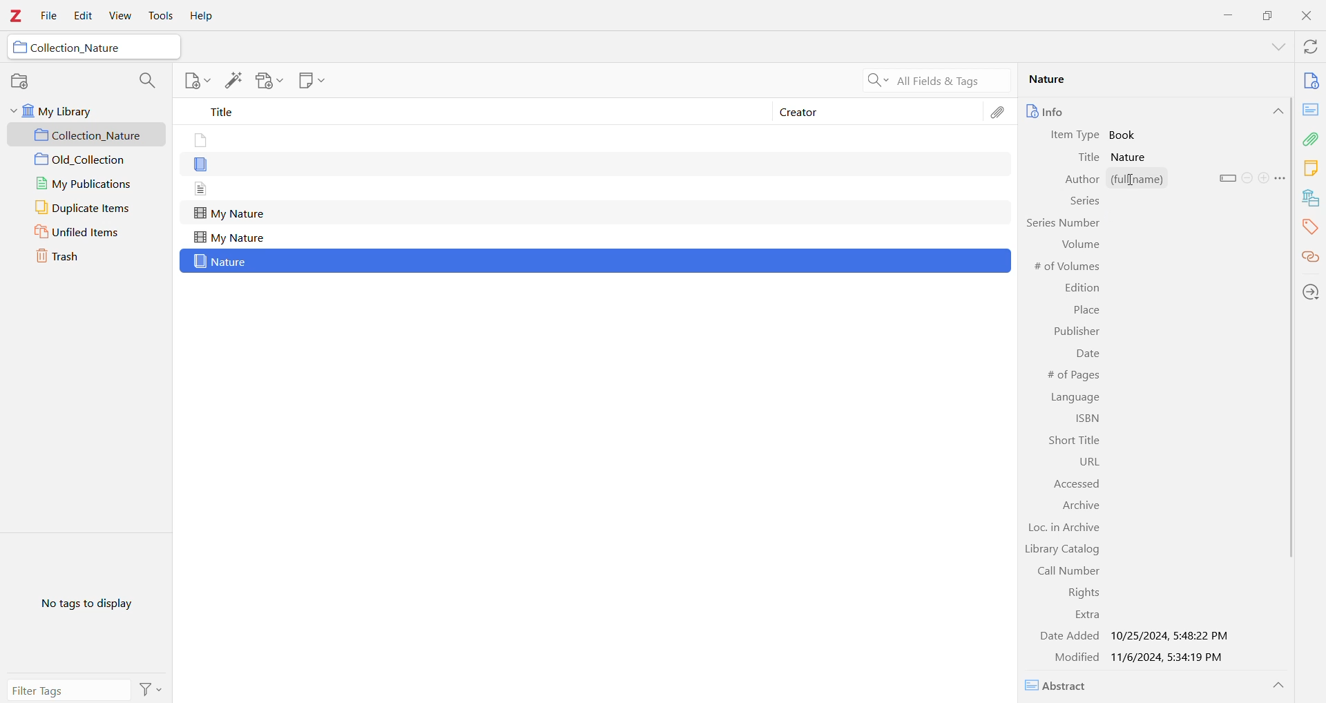 This screenshot has width=1326, height=703. I want to click on Date, so click(1087, 356).